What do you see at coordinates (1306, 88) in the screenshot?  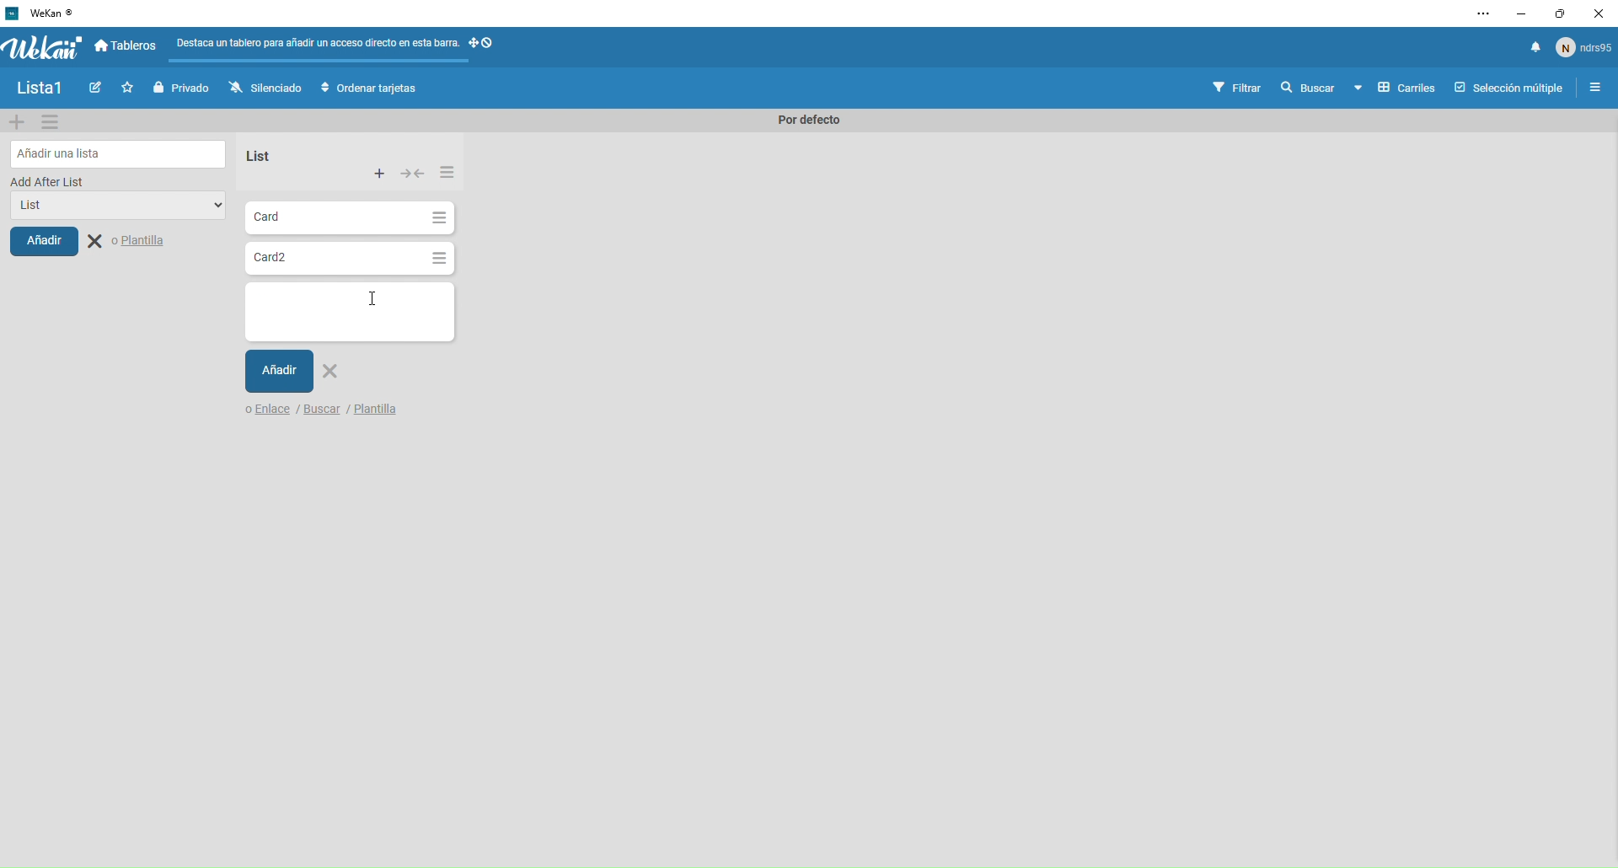 I see `Find` at bounding box center [1306, 88].